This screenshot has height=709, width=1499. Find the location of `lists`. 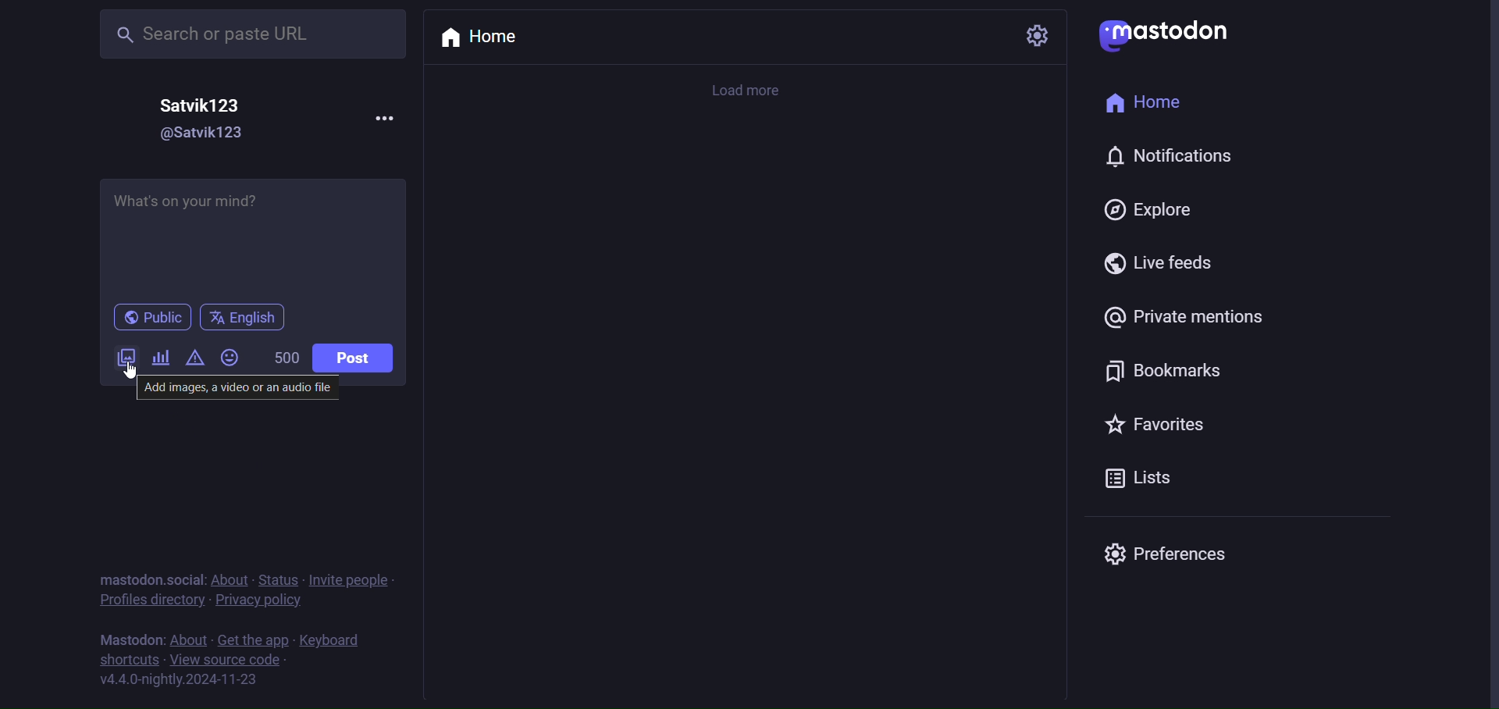

lists is located at coordinates (1140, 480).